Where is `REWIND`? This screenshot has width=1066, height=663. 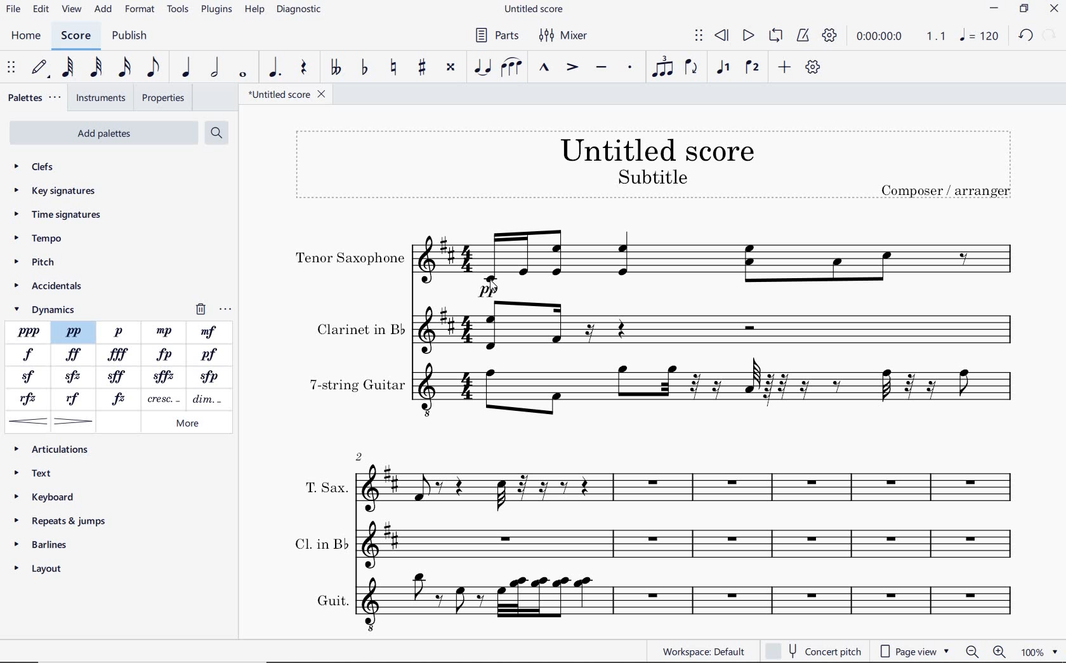
REWIND is located at coordinates (722, 36).